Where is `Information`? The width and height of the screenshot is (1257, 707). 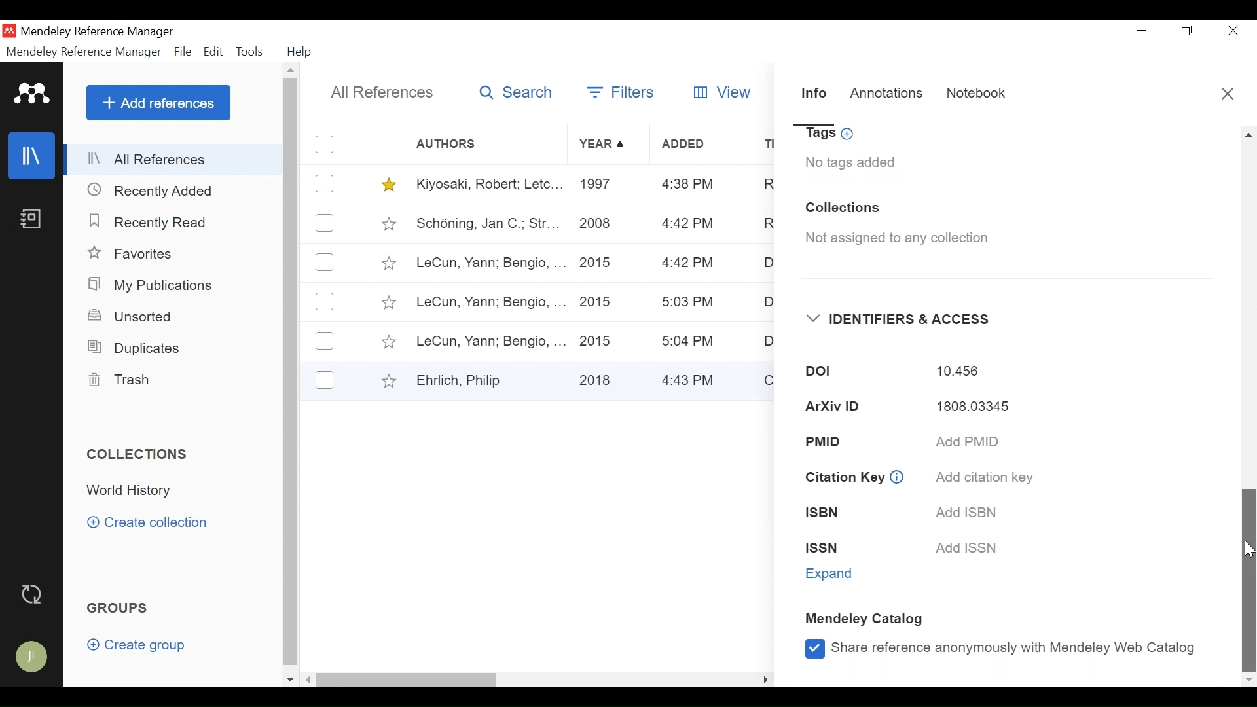
Information is located at coordinates (814, 98).